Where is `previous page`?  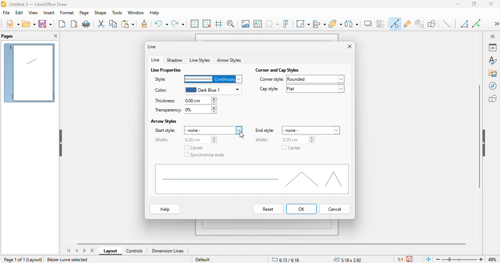 previous page is located at coordinates (78, 250).